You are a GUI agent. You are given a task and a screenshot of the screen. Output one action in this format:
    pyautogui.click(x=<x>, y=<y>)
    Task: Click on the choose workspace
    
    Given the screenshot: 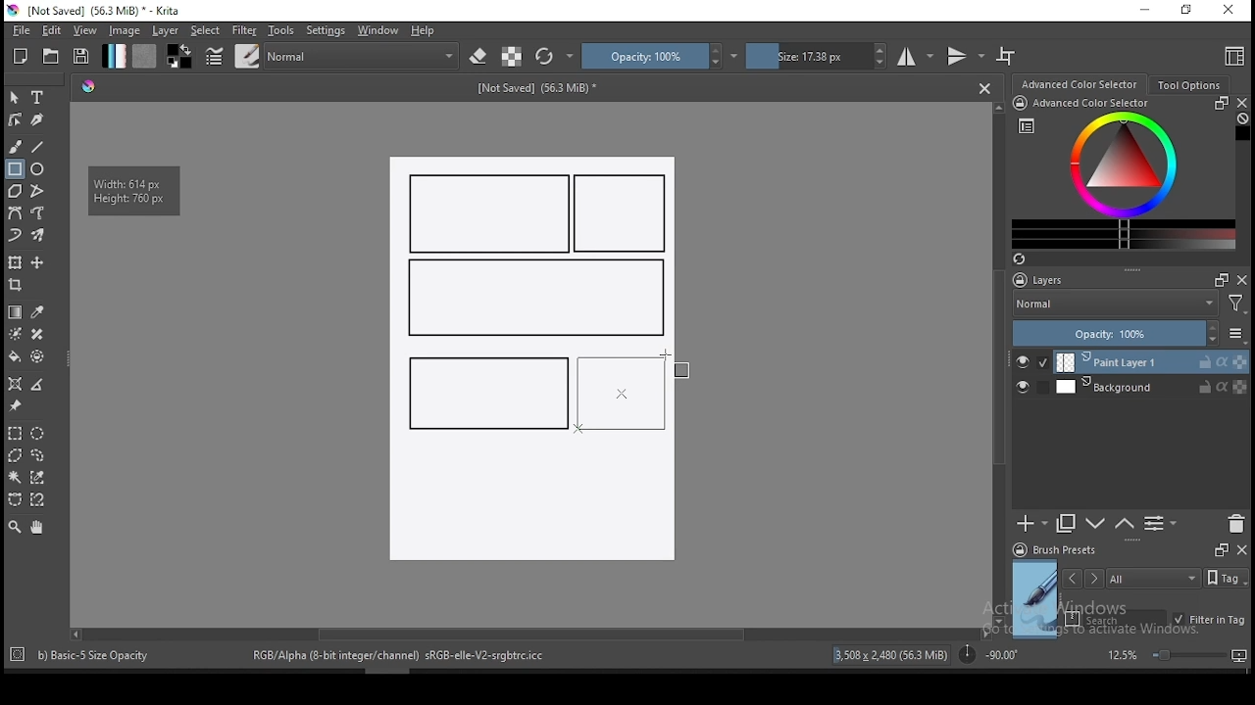 What is the action you would take?
    pyautogui.click(x=1232, y=56)
    